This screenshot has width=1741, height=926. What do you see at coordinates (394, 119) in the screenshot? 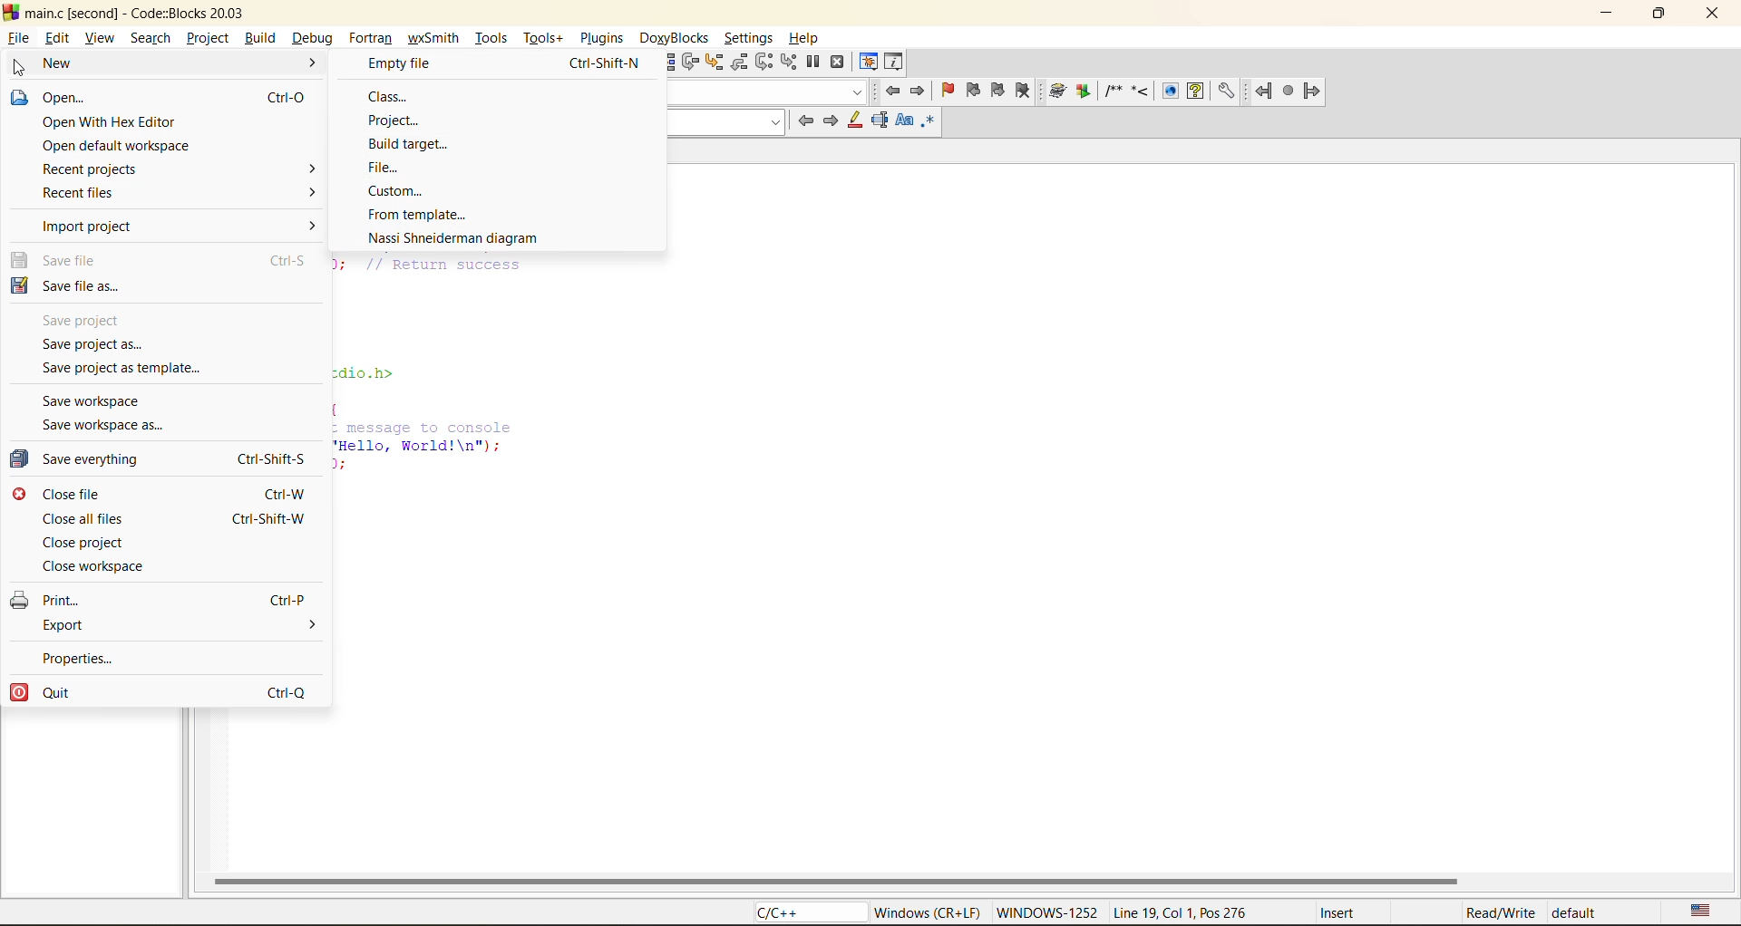
I see `project` at bounding box center [394, 119].